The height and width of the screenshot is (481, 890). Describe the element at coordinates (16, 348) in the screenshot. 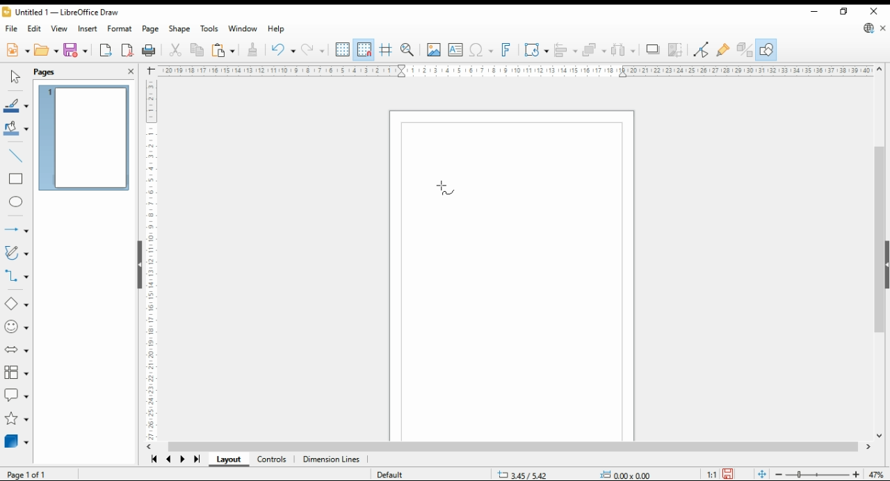

I see `block arrows` at that location.